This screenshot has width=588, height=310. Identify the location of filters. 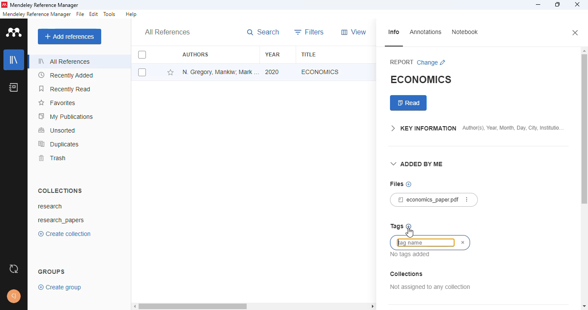
(309, 32).